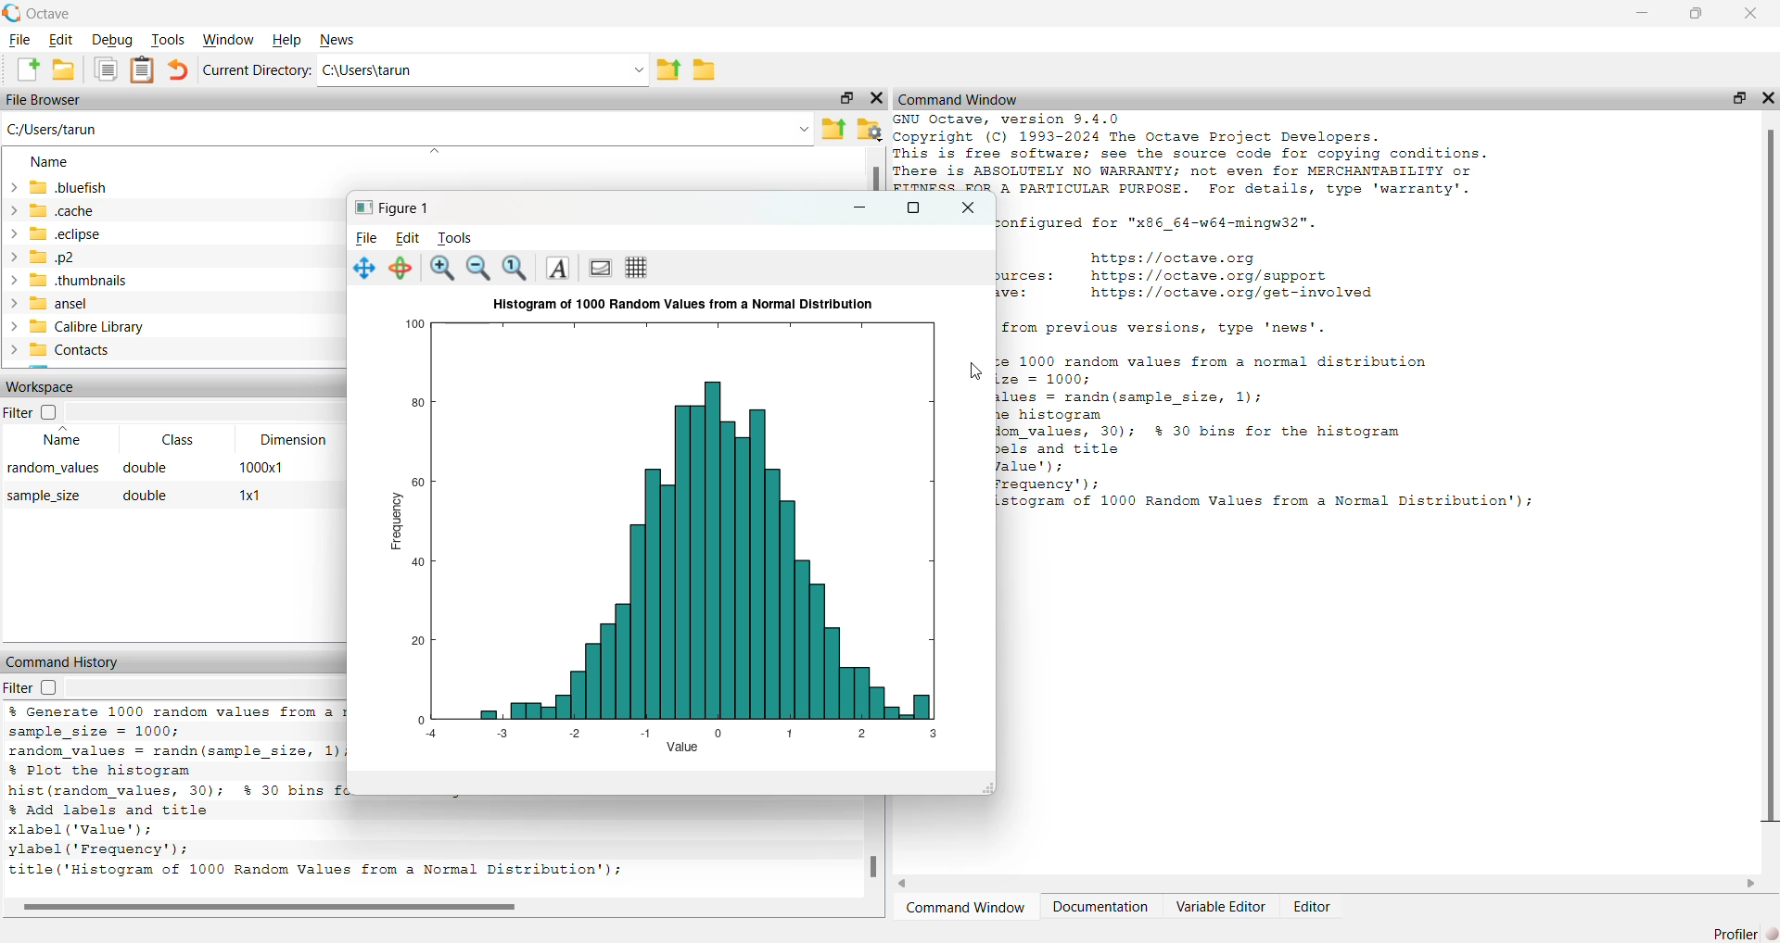 The image size is (1780, 943). Describe the element at coordinates (53, 131) in the screenshot. I see `C:/Users/tarun` at that location.